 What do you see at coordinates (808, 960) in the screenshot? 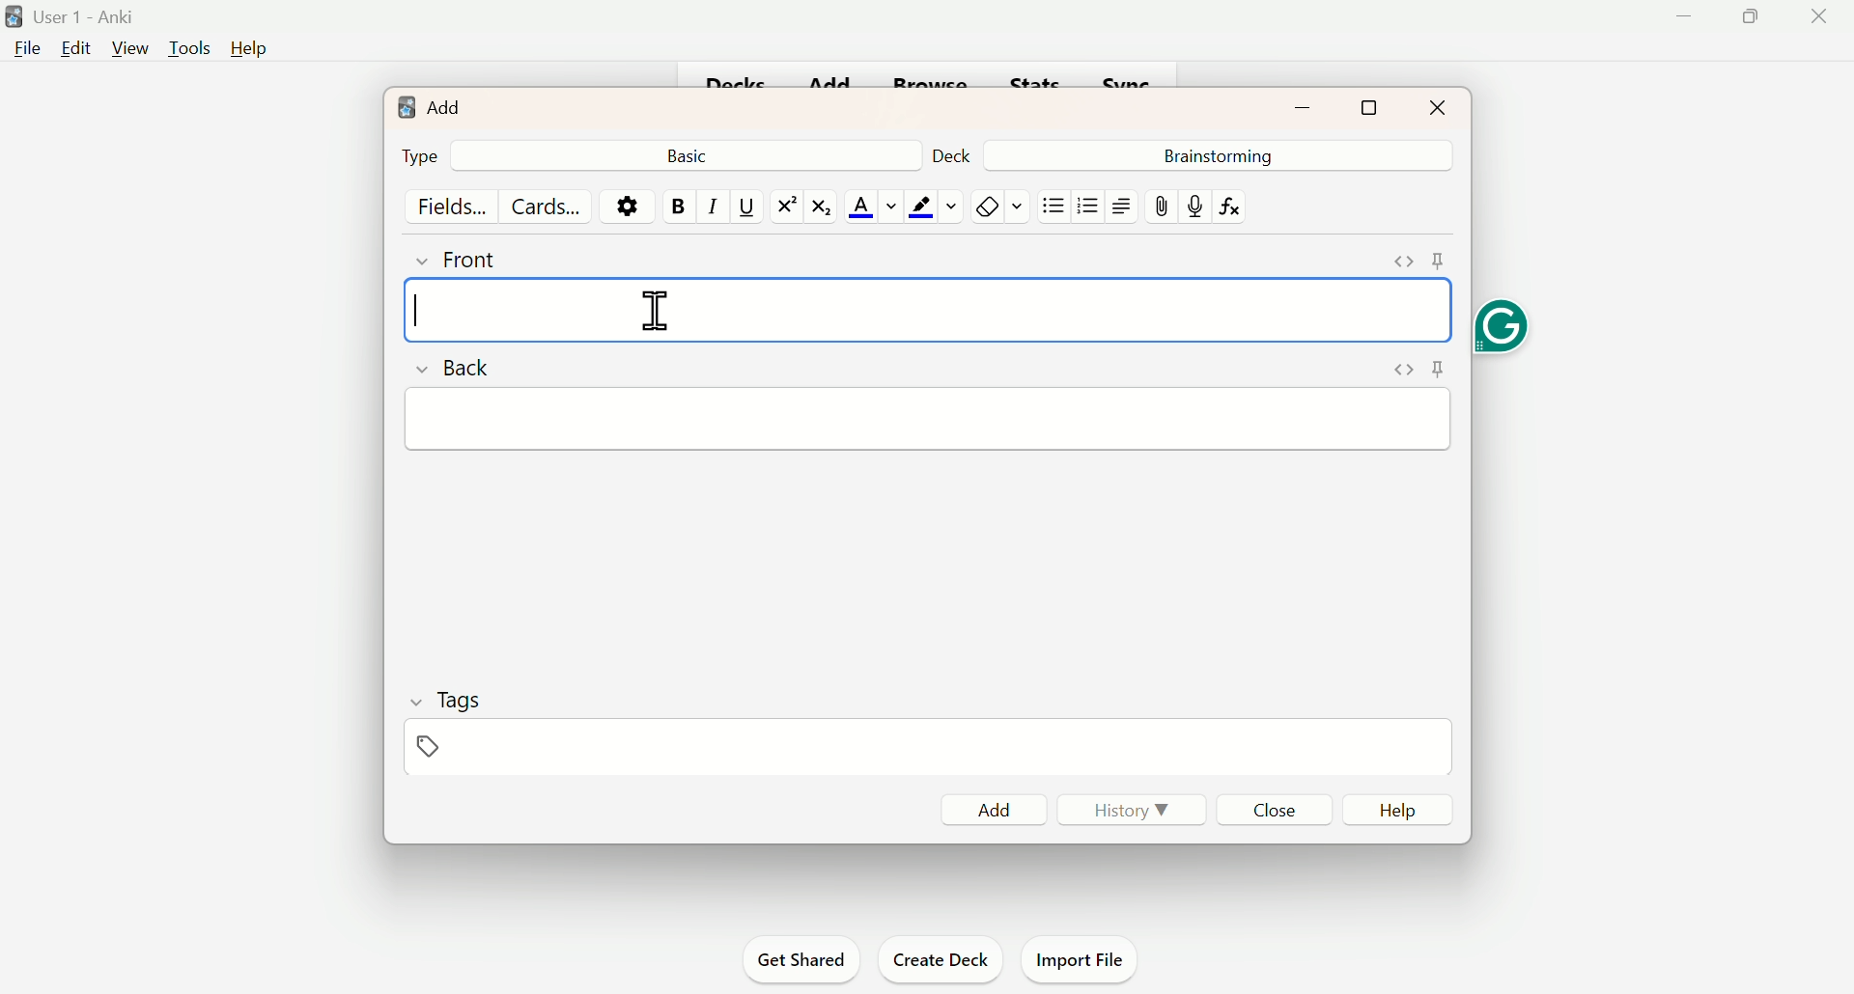
I see `Get Shared` at bounding box center [808, 960].